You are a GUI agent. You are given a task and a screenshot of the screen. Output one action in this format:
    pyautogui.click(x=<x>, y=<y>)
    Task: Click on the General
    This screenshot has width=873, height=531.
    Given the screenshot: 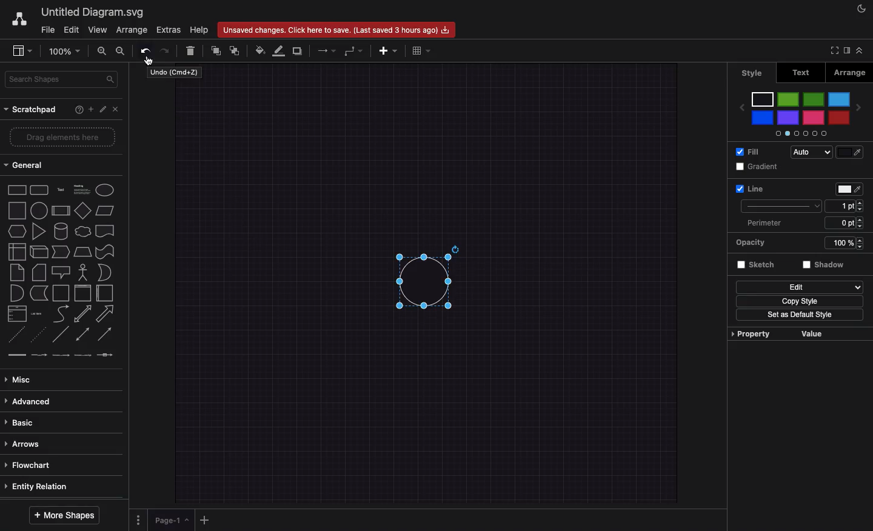 What is the action you would take?
    pyautogui.click(x=27, y=164)
    